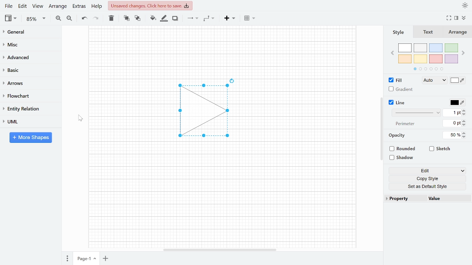 This screenshot has width=472, height=265. What do you see at coordinates (451, 59) in the screenshot?
I see `violet` at bounding box center [451, 59].